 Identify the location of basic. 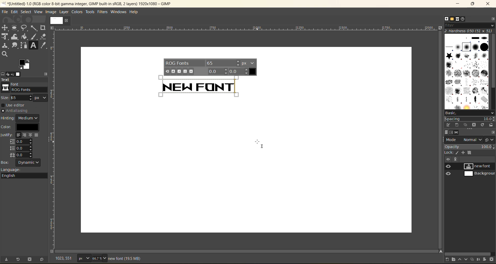
(470, 113).